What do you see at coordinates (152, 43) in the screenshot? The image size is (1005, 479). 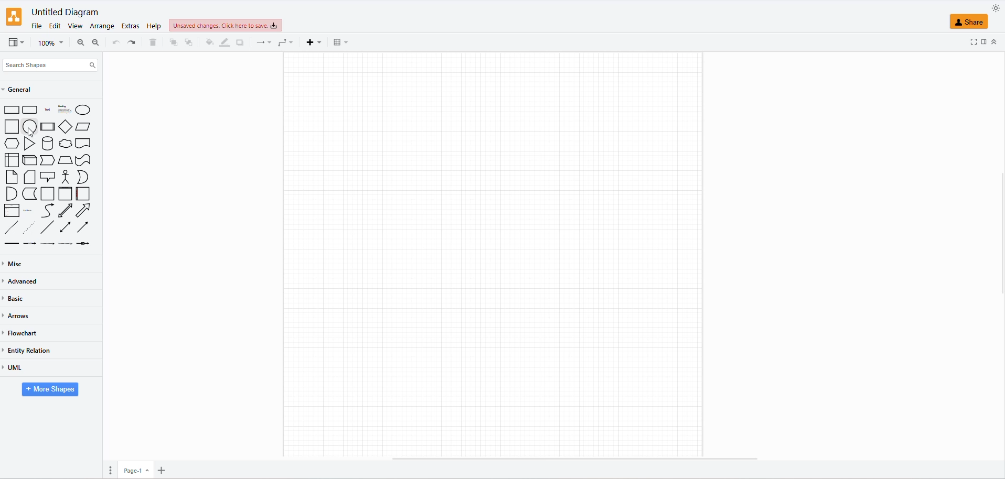 I see `DELETE` at bounding box center [152, 43].